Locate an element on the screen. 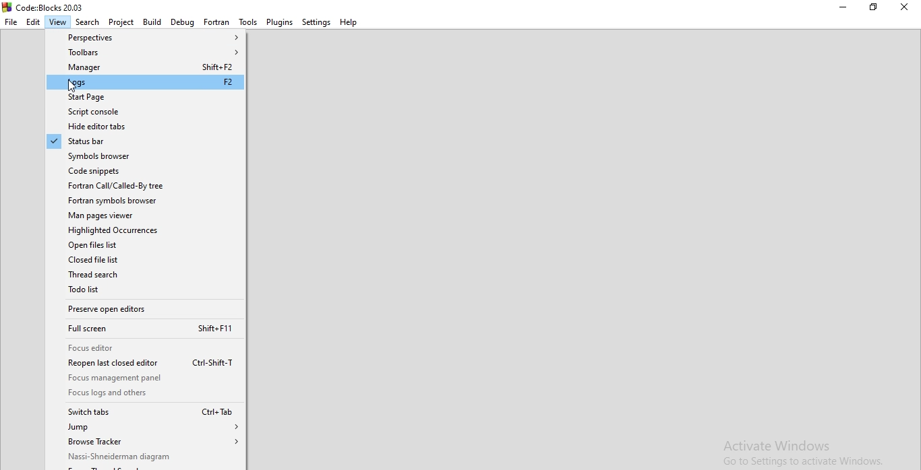 Image resolution: width=921 pixels, height=470 pixels. Symbols browser is located at coordinates (146, 156).